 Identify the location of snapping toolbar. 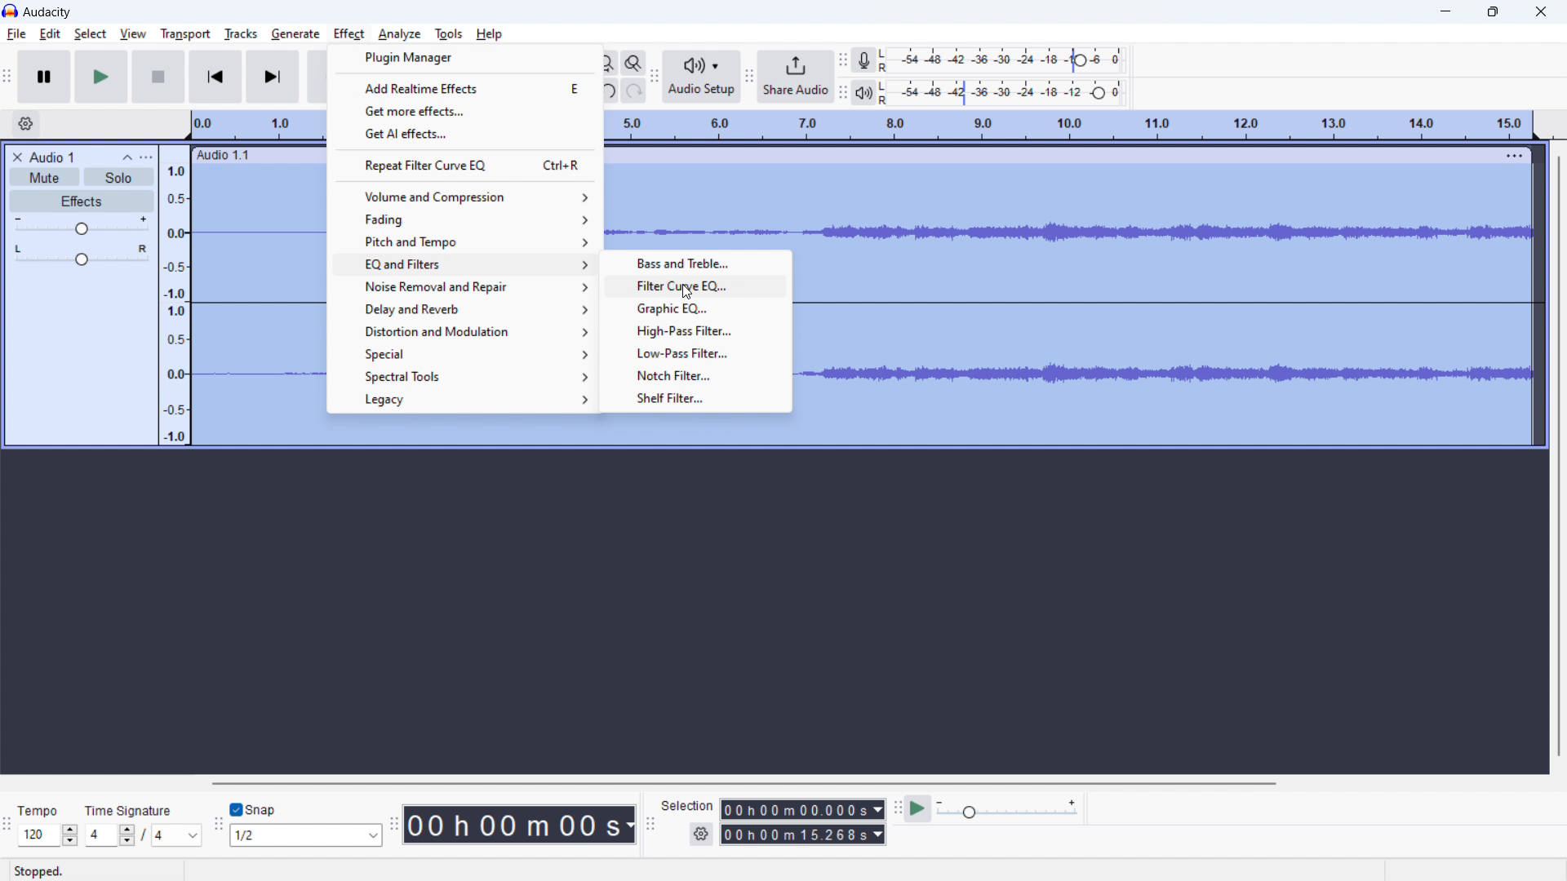
(218, 823).